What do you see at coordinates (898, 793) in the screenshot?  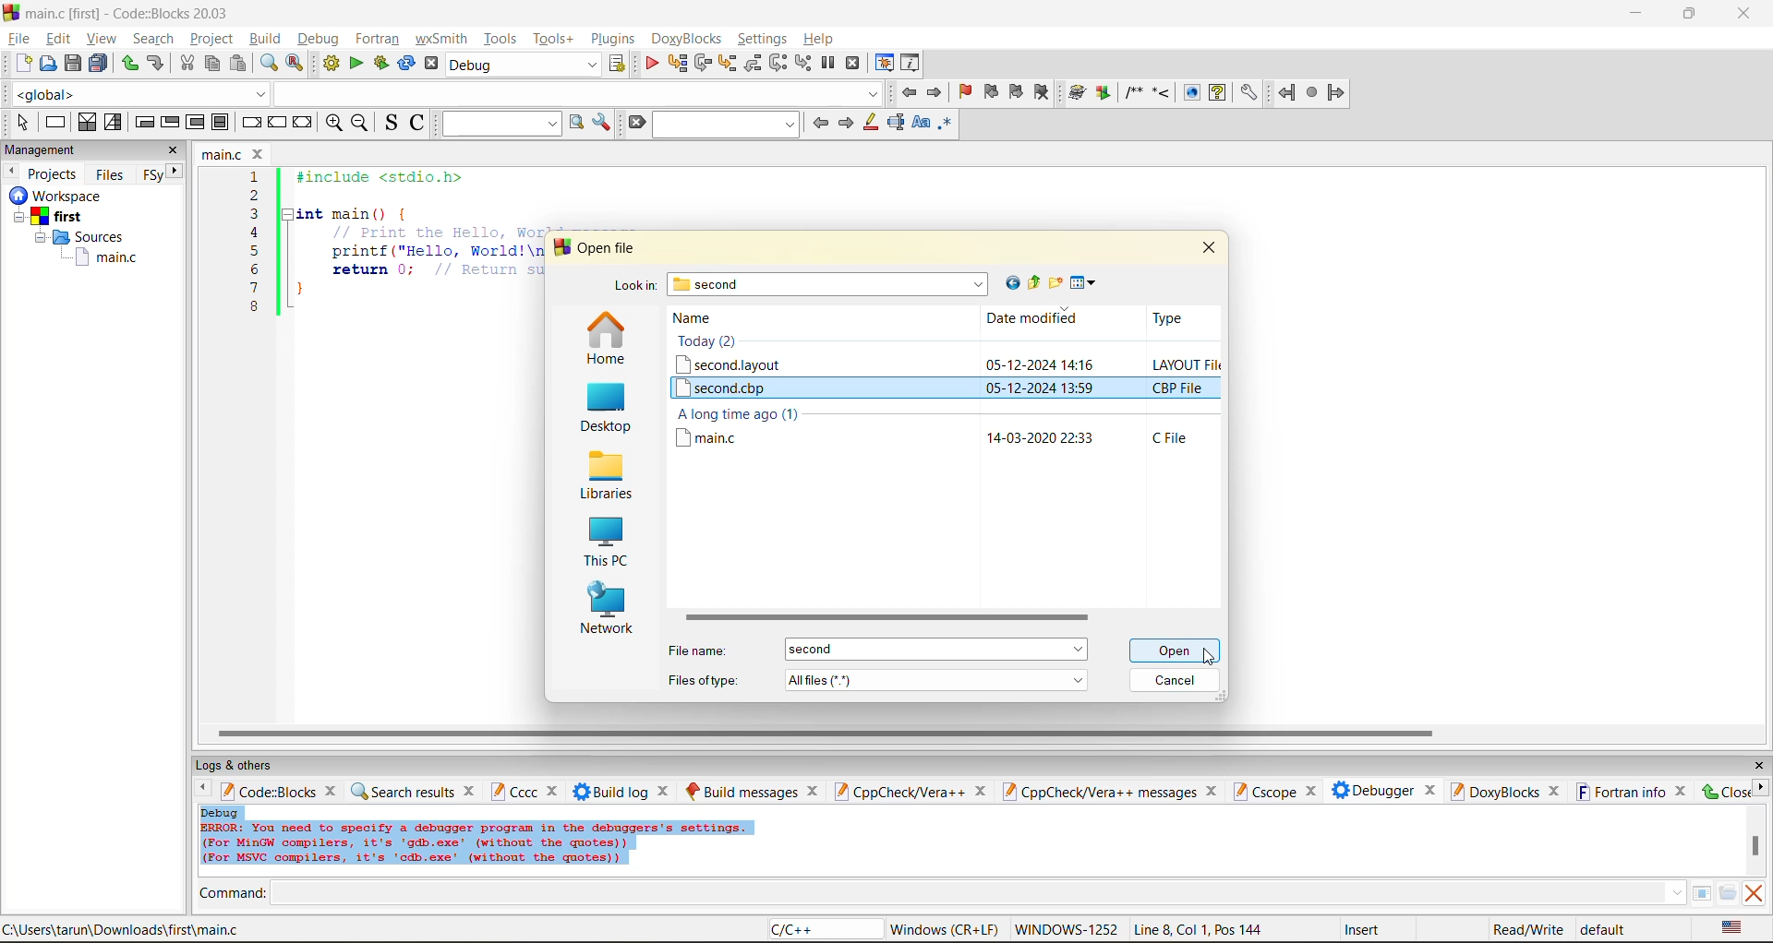 I see `cppcheck/vera++` at bounding box center [898, 793].